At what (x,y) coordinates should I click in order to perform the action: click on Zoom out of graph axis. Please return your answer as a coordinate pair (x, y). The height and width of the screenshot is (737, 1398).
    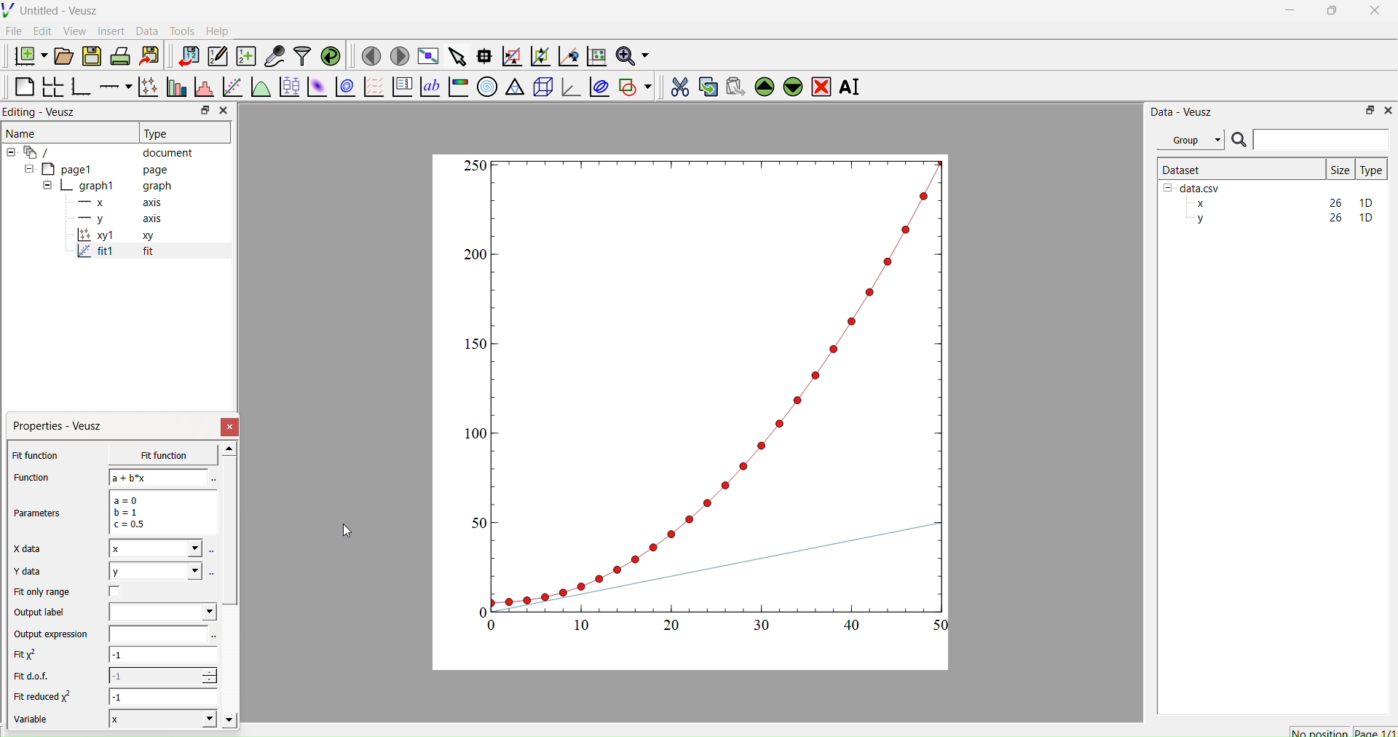
    Looking at the image, I should click on (539, 55).